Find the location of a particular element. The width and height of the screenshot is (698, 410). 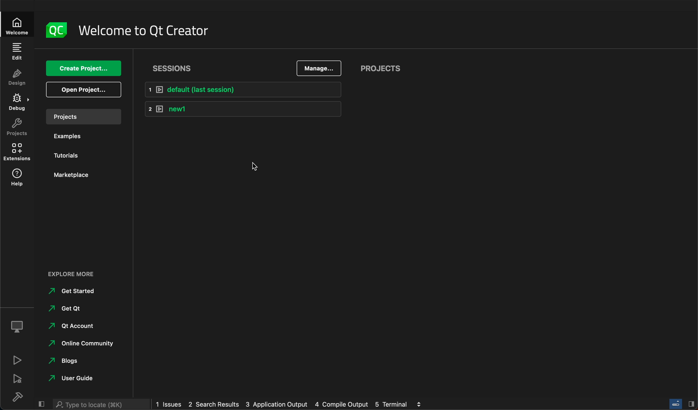

extensions is located at coordinates (19, 154).